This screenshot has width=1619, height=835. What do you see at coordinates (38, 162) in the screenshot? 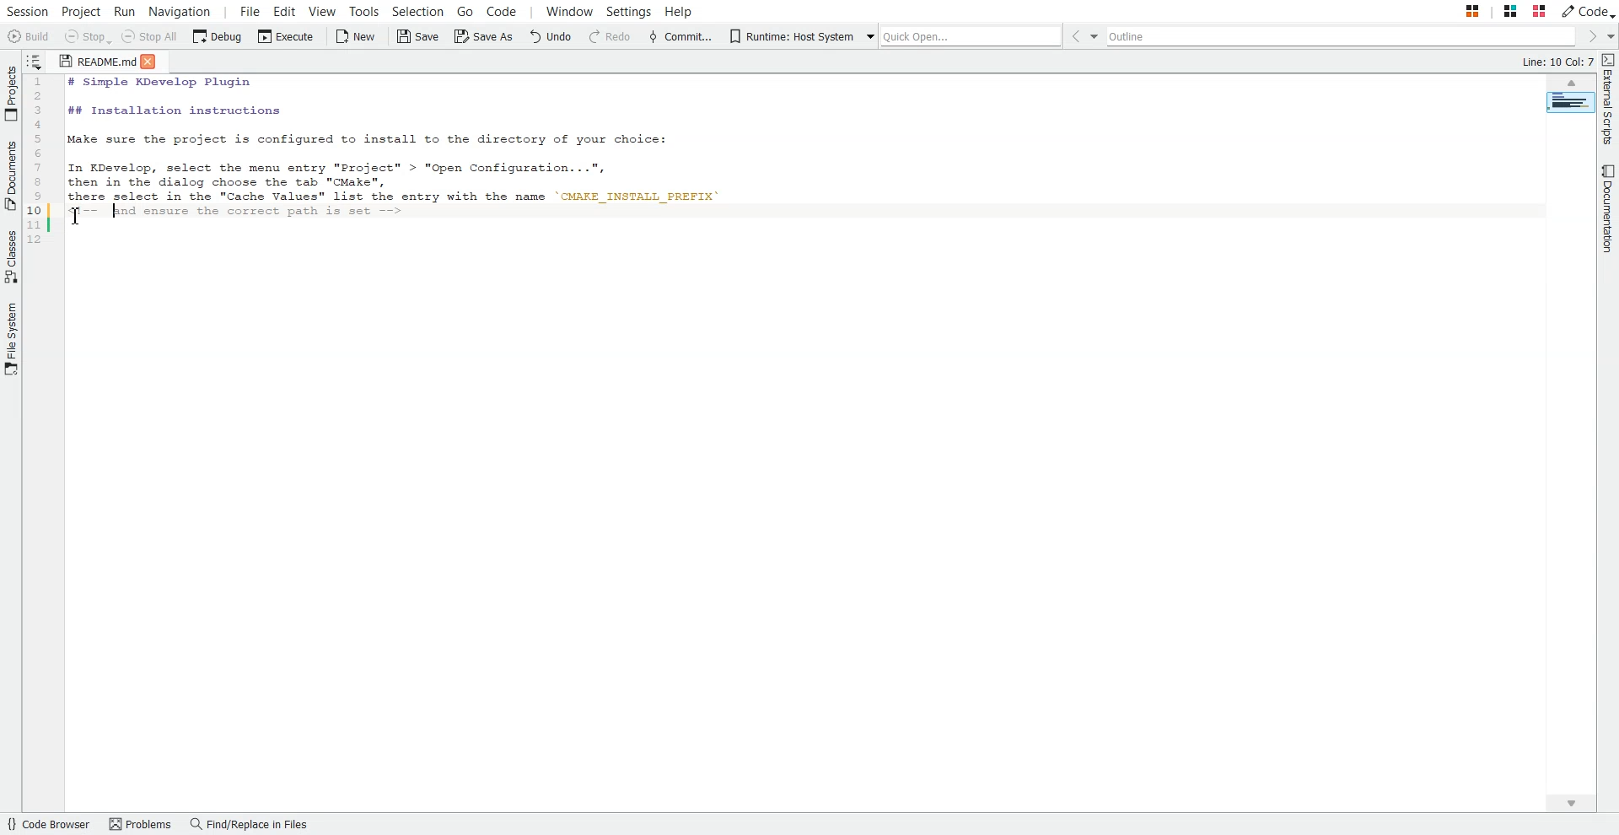
I see `Code Line` at bounding box center [38, 162].